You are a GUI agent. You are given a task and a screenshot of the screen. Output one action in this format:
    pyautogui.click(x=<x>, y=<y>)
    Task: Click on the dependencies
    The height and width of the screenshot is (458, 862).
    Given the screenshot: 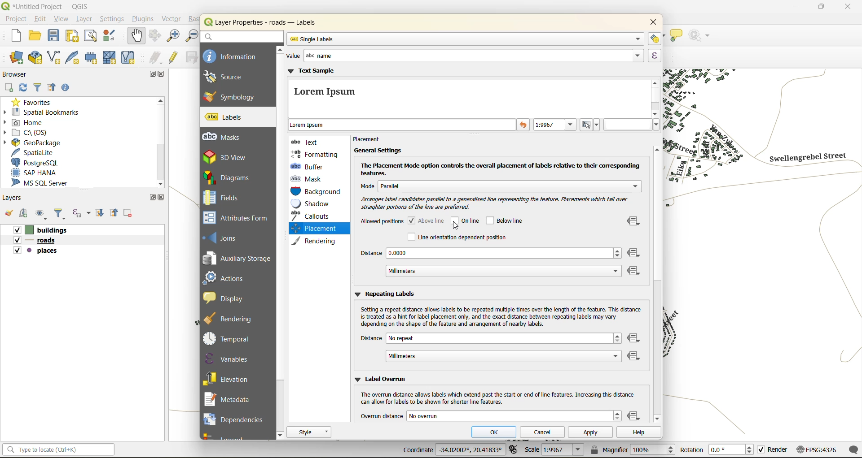 What is the action you would take?
    pyautogui.click(x=234, y=418)
    